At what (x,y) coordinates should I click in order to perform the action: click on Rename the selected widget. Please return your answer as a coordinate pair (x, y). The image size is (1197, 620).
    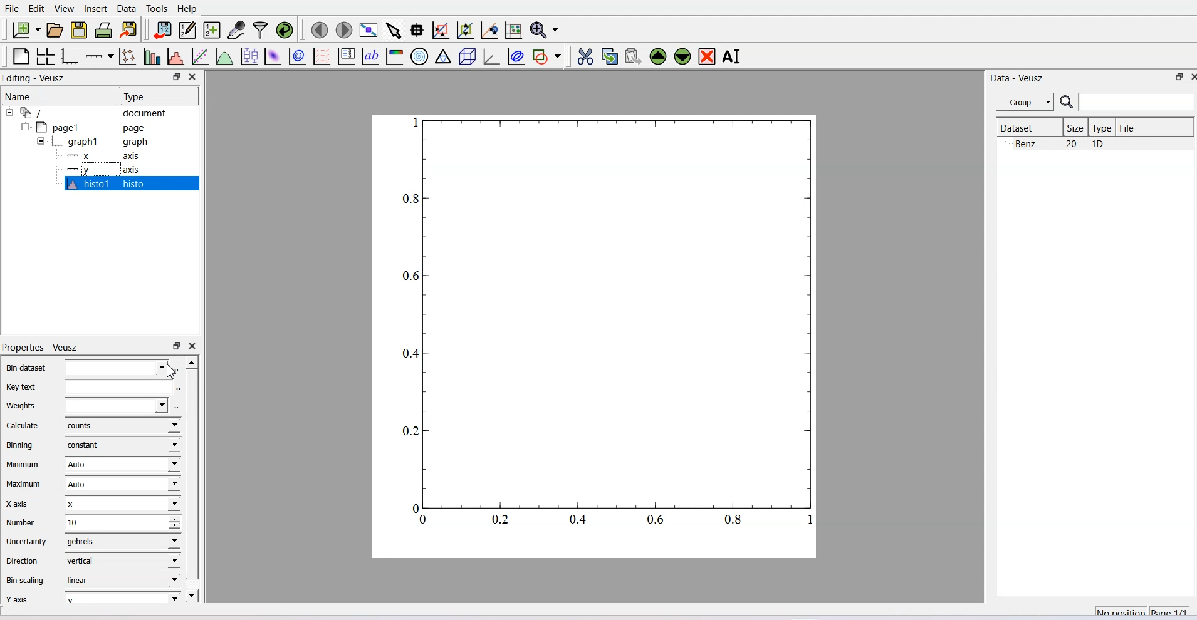
    Looking at the image, I should click on (732, 56).